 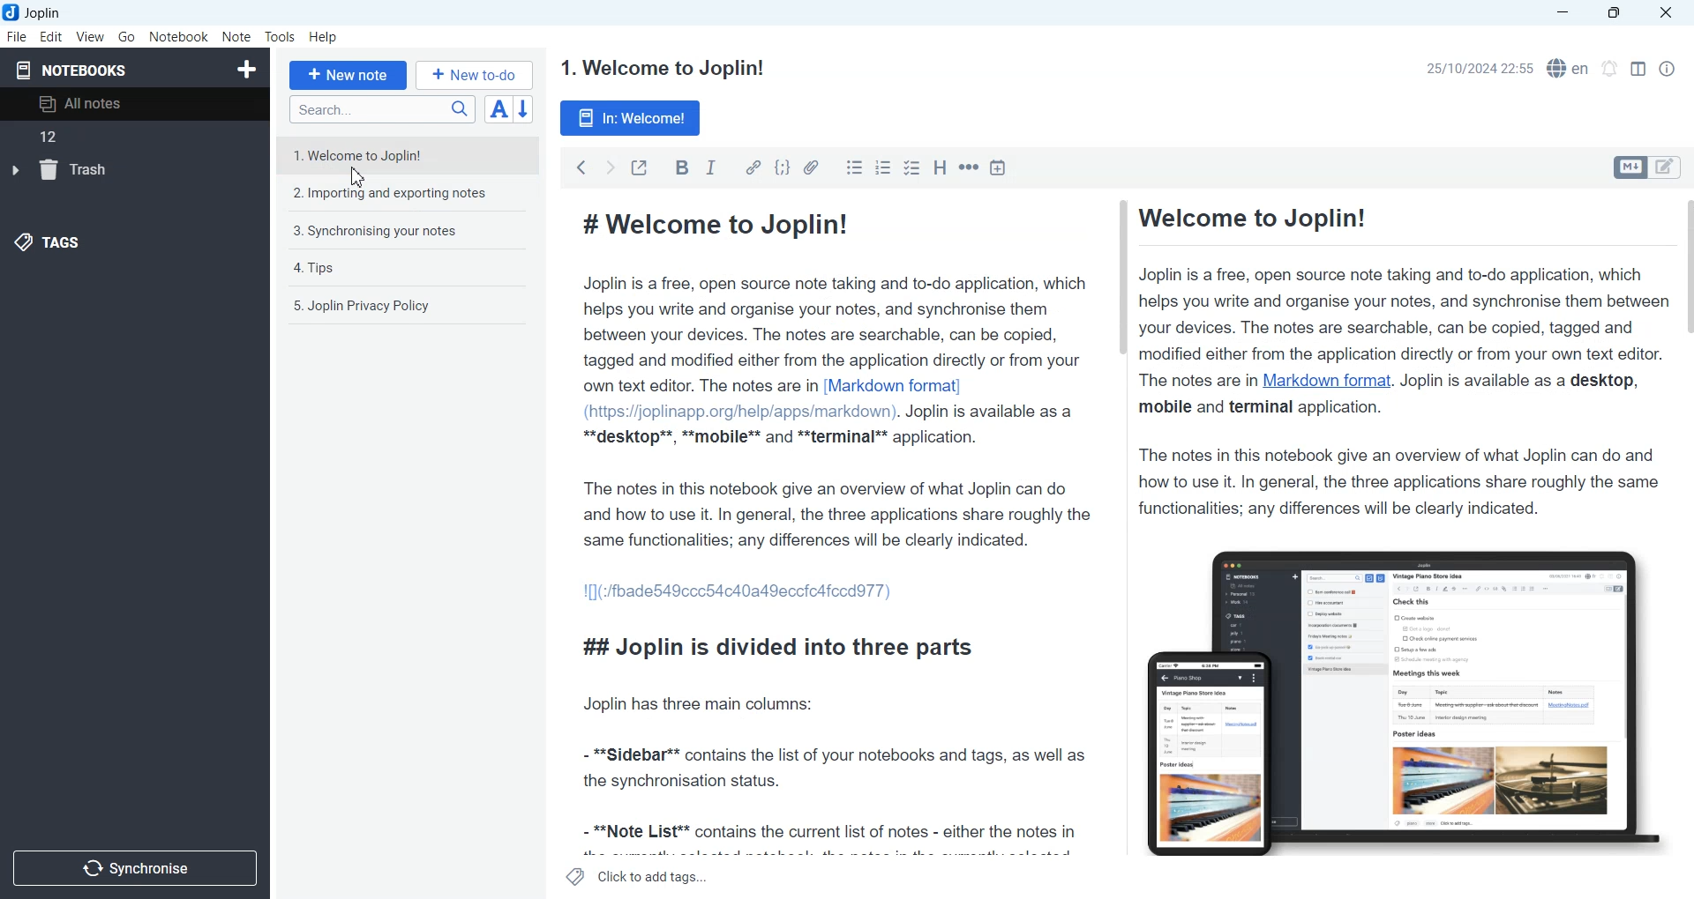 What do you see at coordinates (712, 167) in the screenshot?
I see `Italic` at bounding box center [712, 167].